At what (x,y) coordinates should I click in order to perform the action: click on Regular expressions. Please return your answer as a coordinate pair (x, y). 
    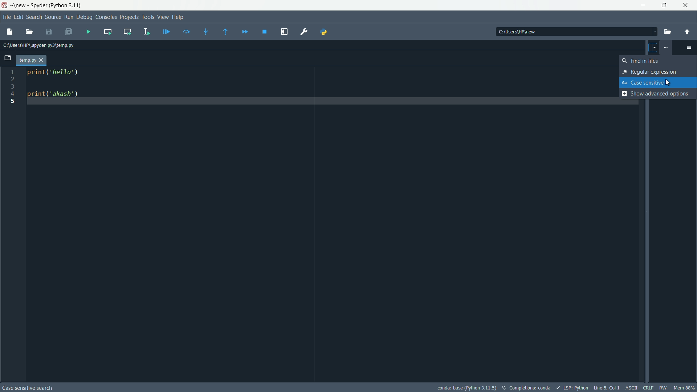
    Looking at the image, I should click on (648, 72).